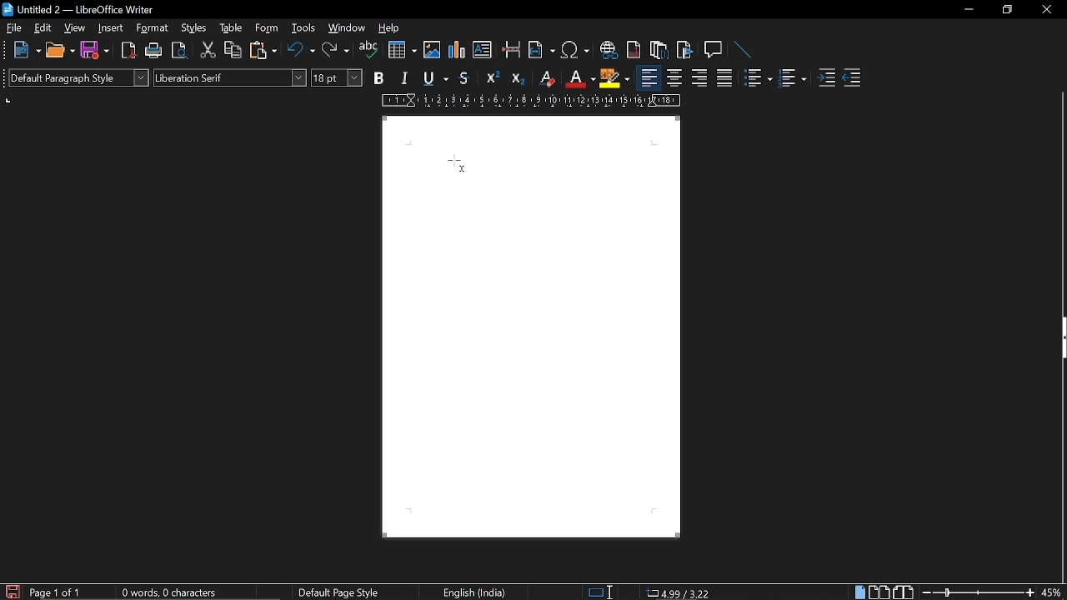  Describe the element at coordinates (44, 28) in the screenshot. I see `edit` at that location.